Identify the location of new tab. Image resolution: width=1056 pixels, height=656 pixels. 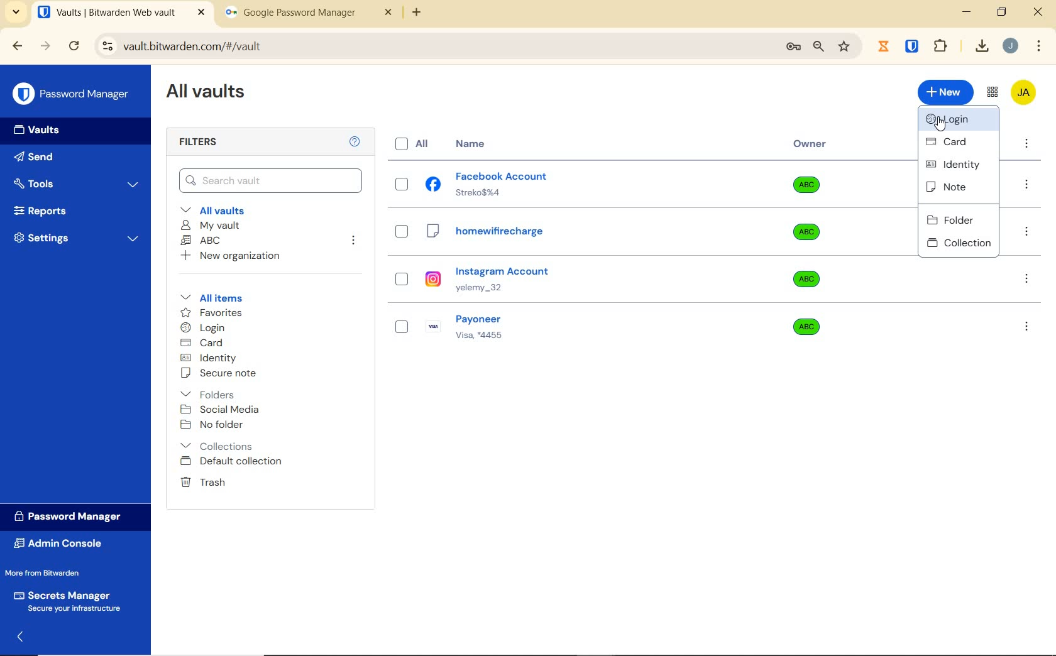
(419, 13).